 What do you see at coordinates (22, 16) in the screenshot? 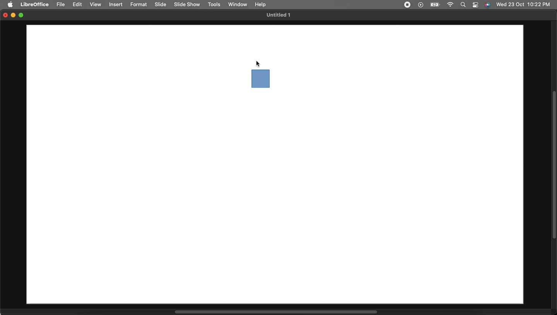
I see `Maximize` at bounding box center [22, 16].